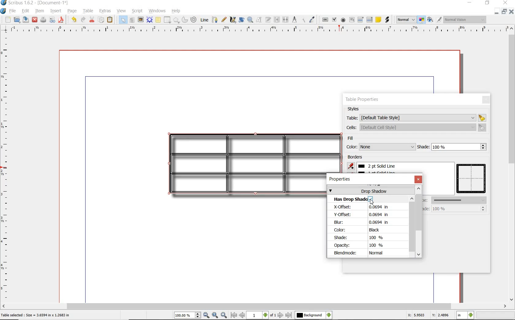  Describe the element at coordinates (194, 20) in the screenshot. I see `spiral` at that location.